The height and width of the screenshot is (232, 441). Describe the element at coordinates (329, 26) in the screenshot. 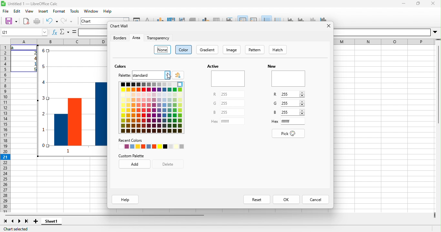

I see `close` at that location.